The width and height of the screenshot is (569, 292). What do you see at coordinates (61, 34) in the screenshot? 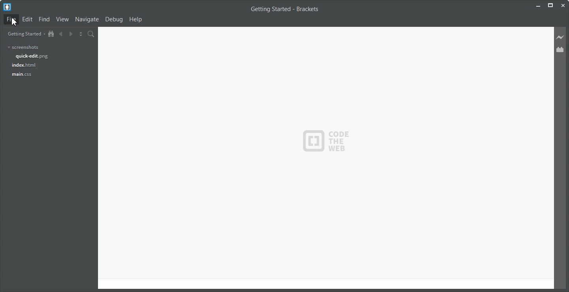
I see `Navigate Backward` at bounding box center [61, 34].